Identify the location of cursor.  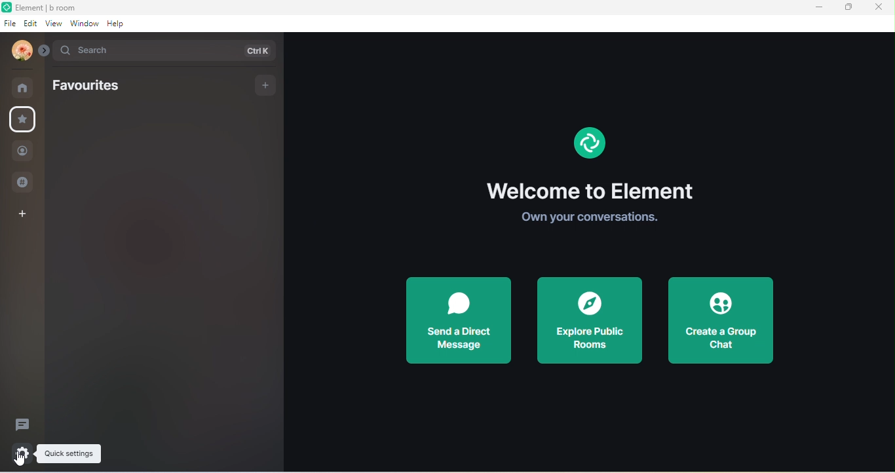
(18, 461).